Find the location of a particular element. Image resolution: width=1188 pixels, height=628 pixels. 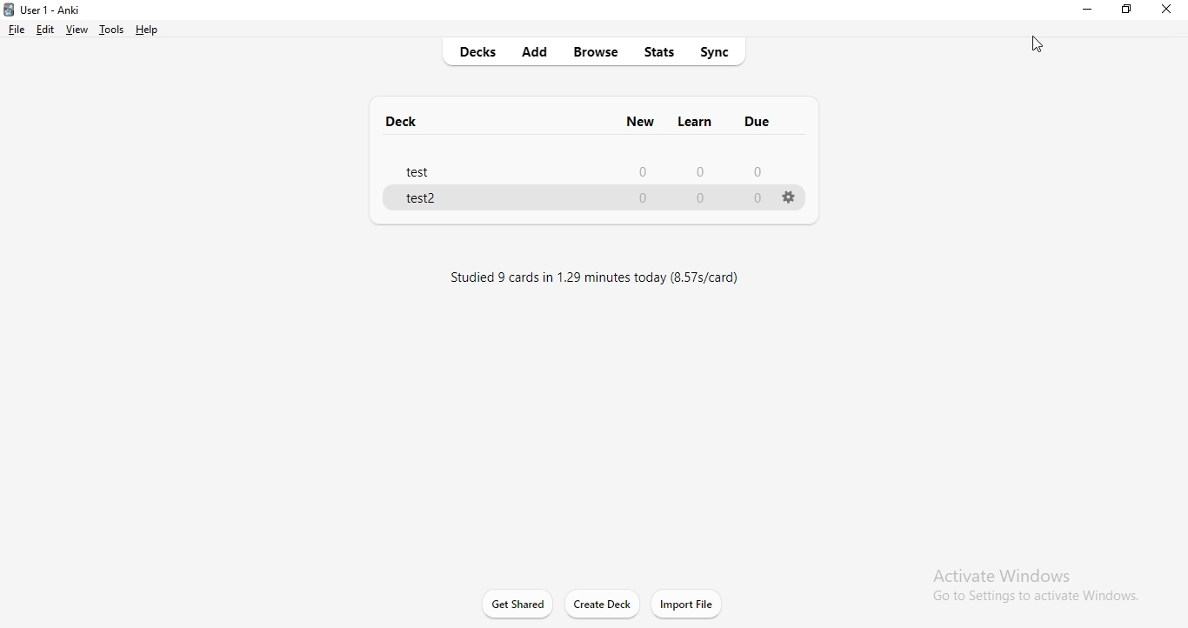

edit is located at coordinates (45, 30).